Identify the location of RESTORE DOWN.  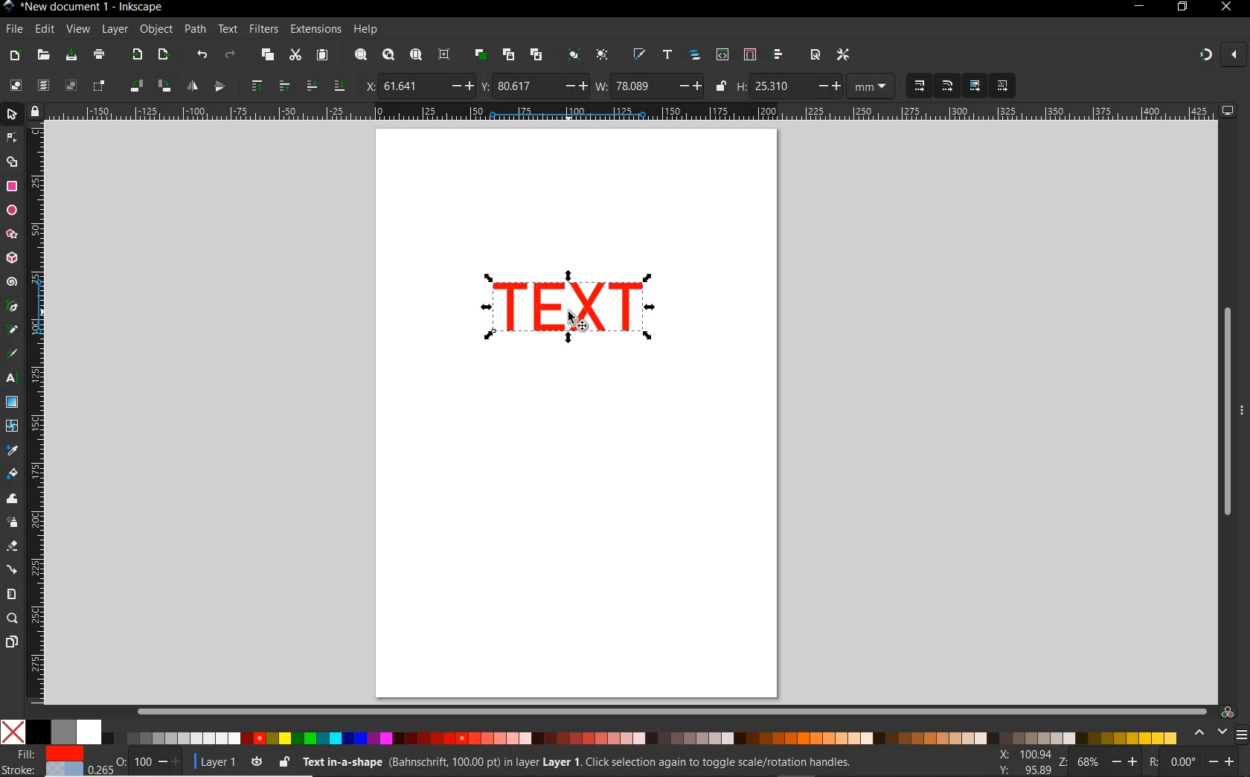
(1182, 7).